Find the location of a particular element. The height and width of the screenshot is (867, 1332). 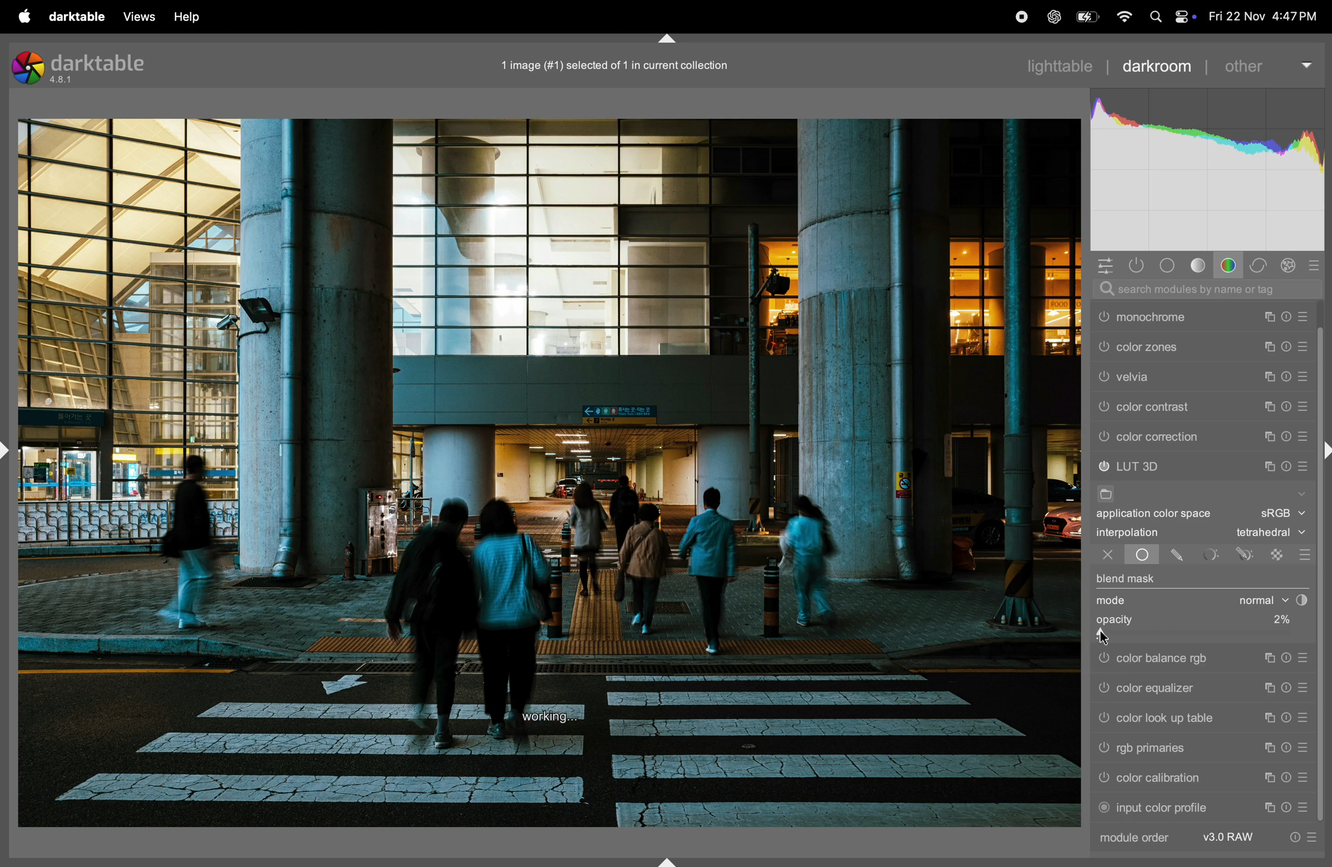

rgb primaries switched off is located at coordinates (1103, 749).